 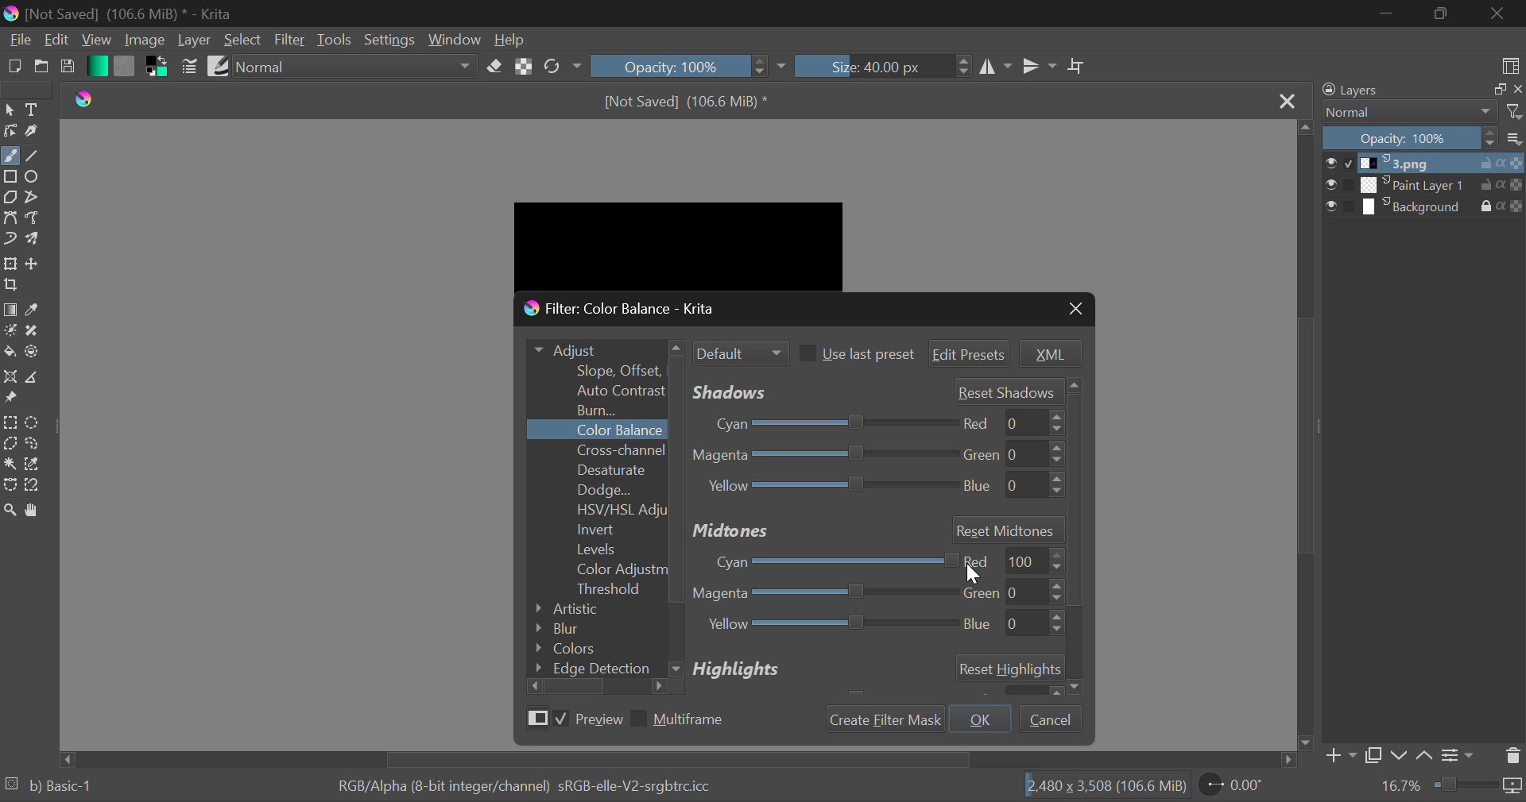 What do you see at coordinates (684, 719) in the screenshot?
I see `Multiframe` at bounding box center [684, 719].